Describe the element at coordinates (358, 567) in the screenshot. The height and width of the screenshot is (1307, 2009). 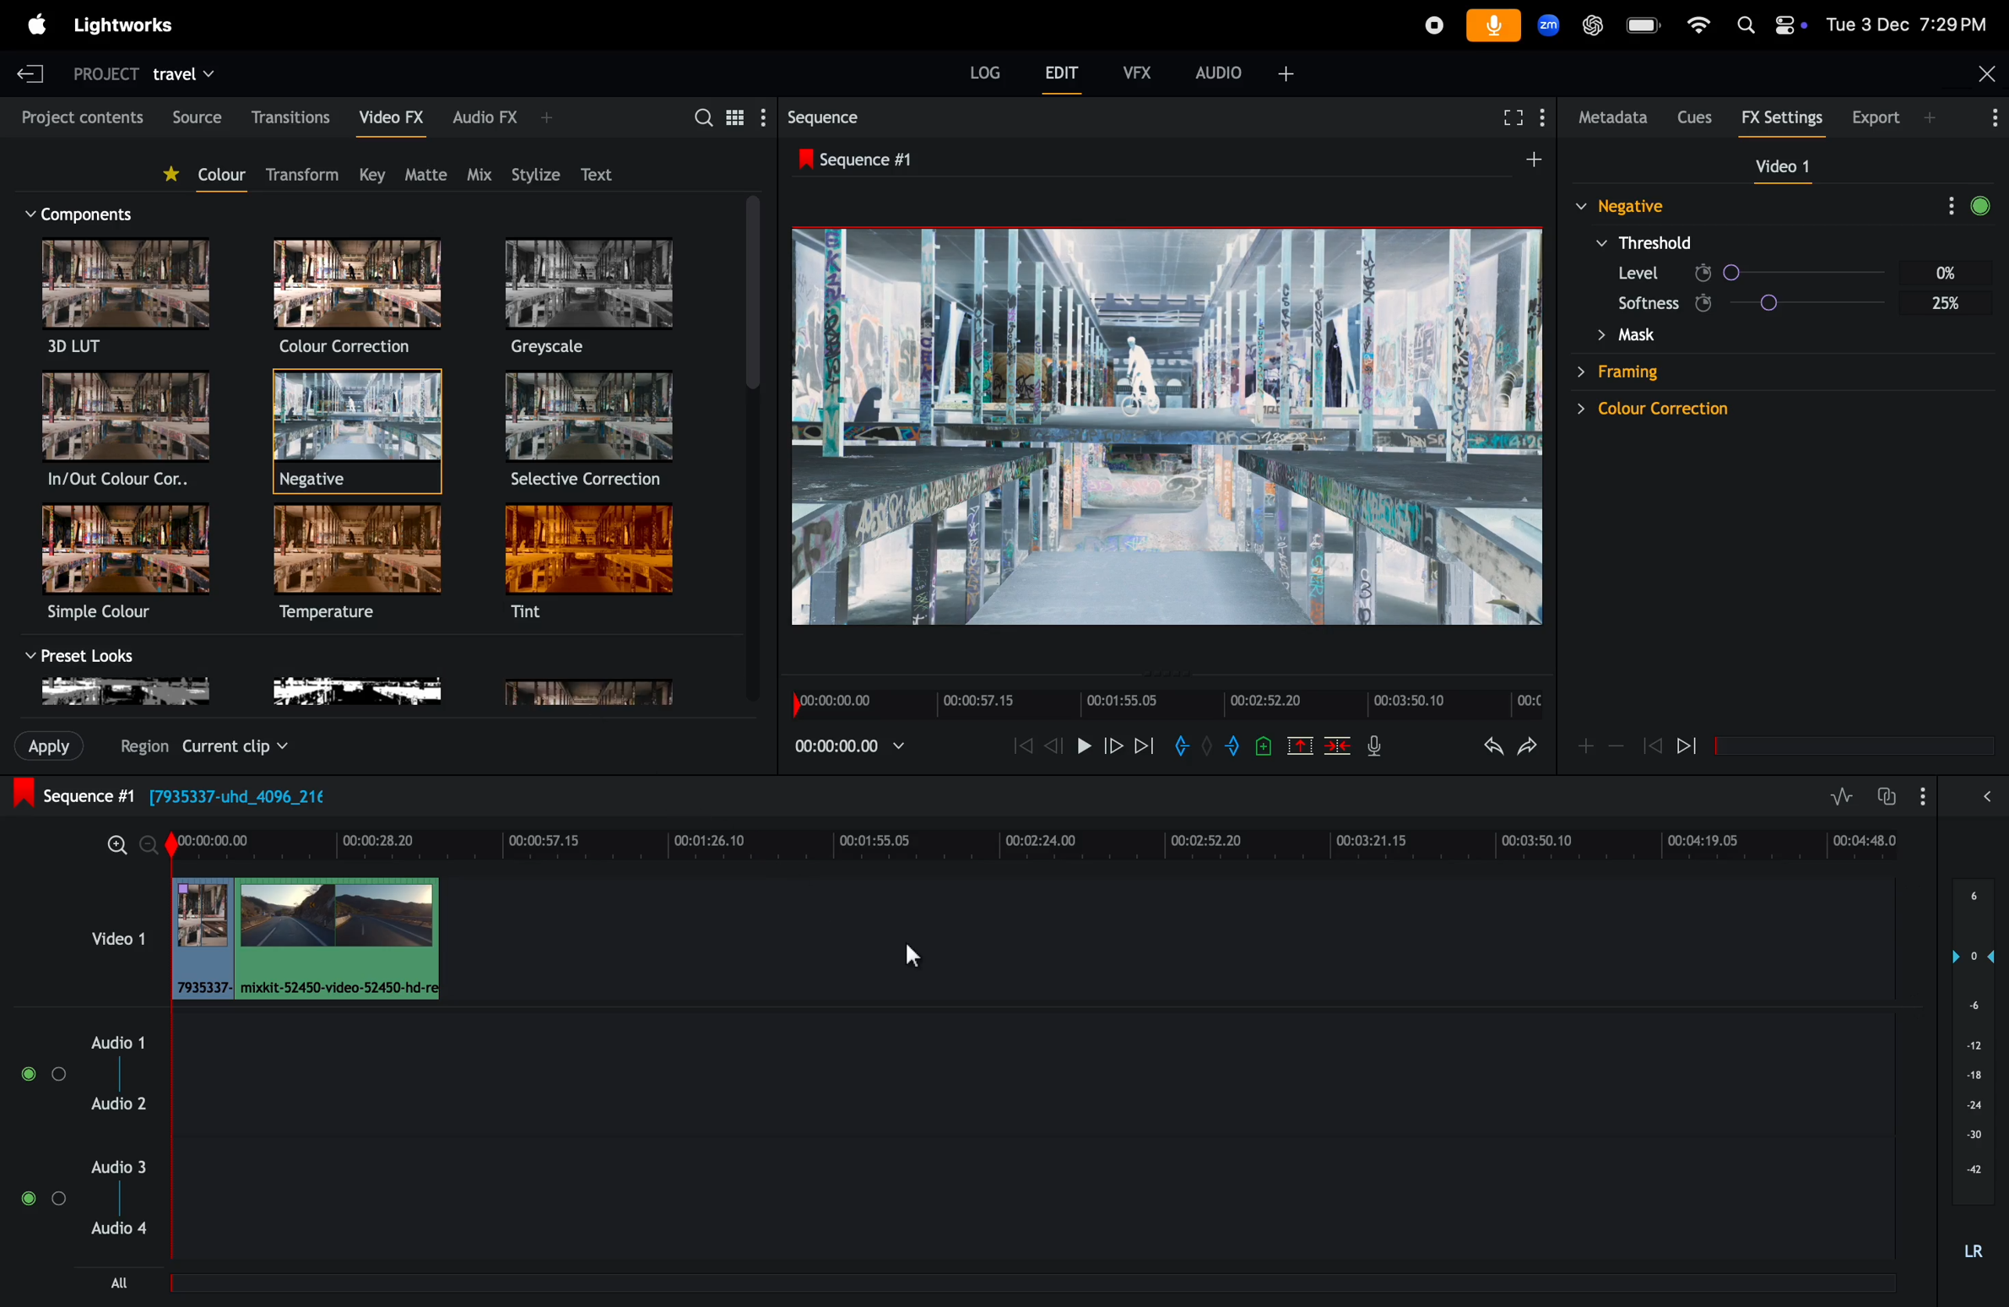
I see `temperature` at that location.